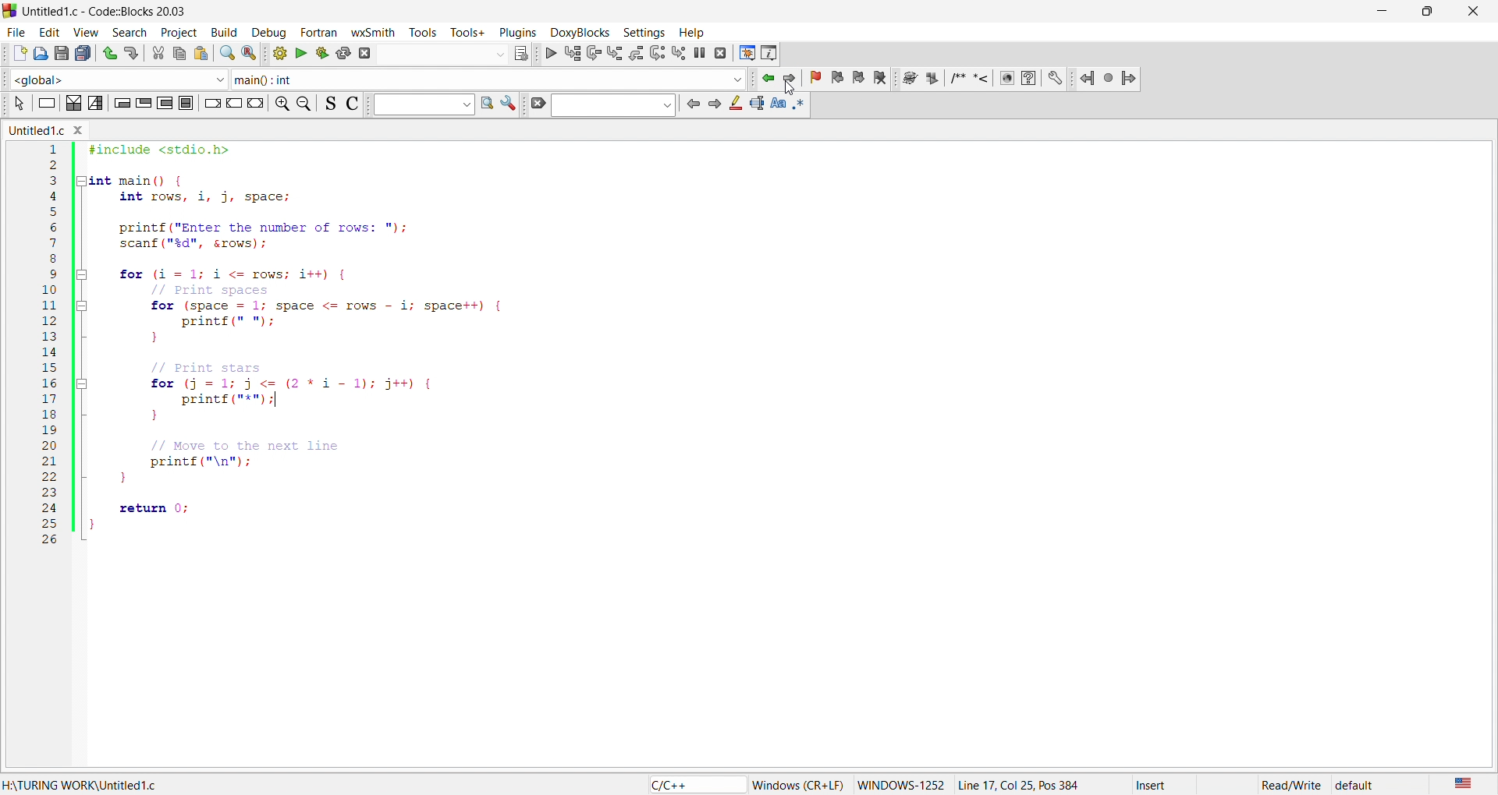 The height and width of the screenshot is (795, 1498). Describe the element at coordinates (47, 32) in the screenshot. I see `edit` at that location.